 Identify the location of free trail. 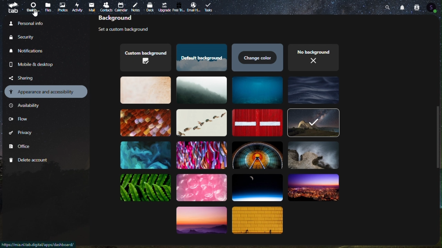
(179, 7).